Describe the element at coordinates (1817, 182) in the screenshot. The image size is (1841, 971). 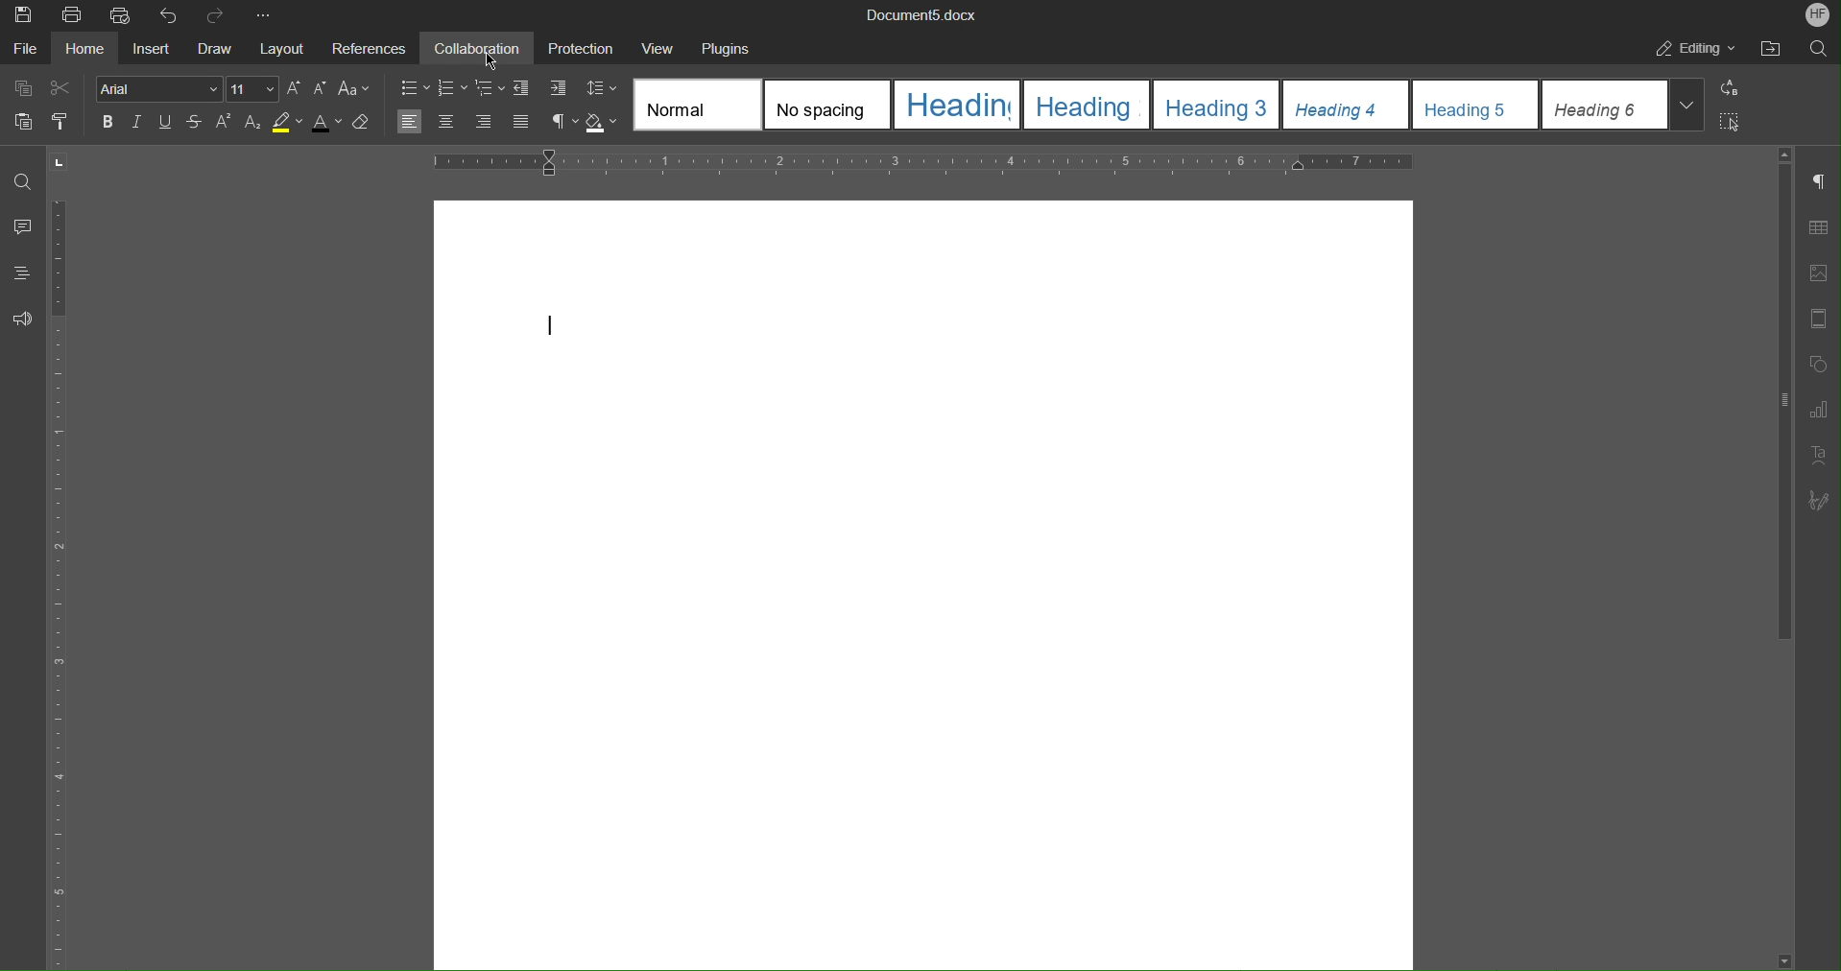
I see `Paragraph Settings` at that location.